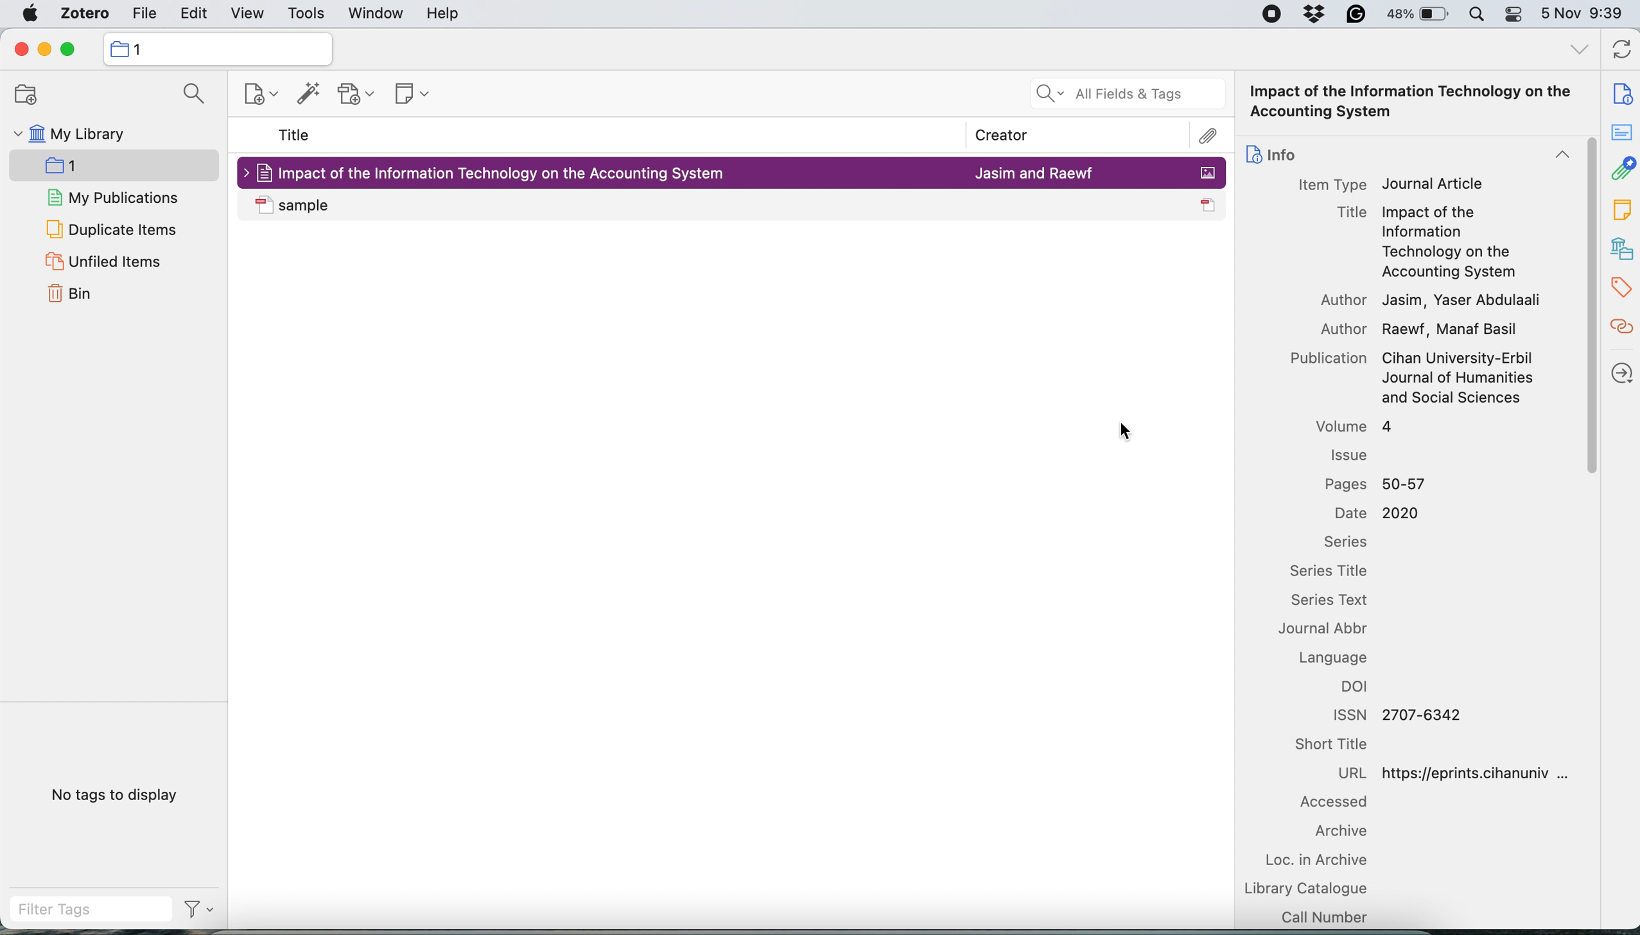 This screenshot has width=1640, height=935. What do you see at coordinates (1517, 14) in the screenshot?
I see `control center` at bounding box center [1517, 14].